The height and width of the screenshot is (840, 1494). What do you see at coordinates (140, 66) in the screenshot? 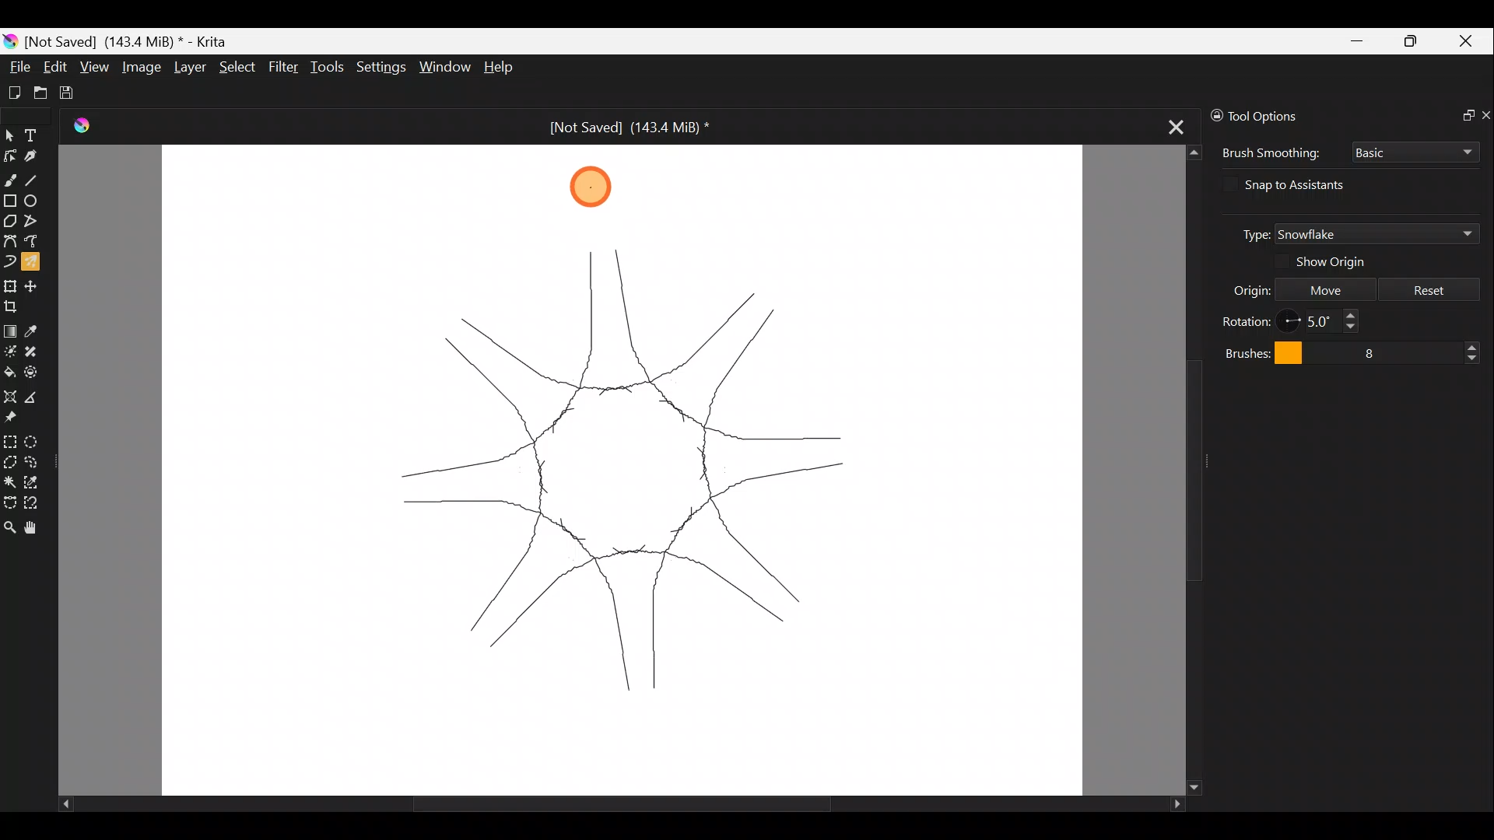
I see `Image` at bounding box center [140, 66].